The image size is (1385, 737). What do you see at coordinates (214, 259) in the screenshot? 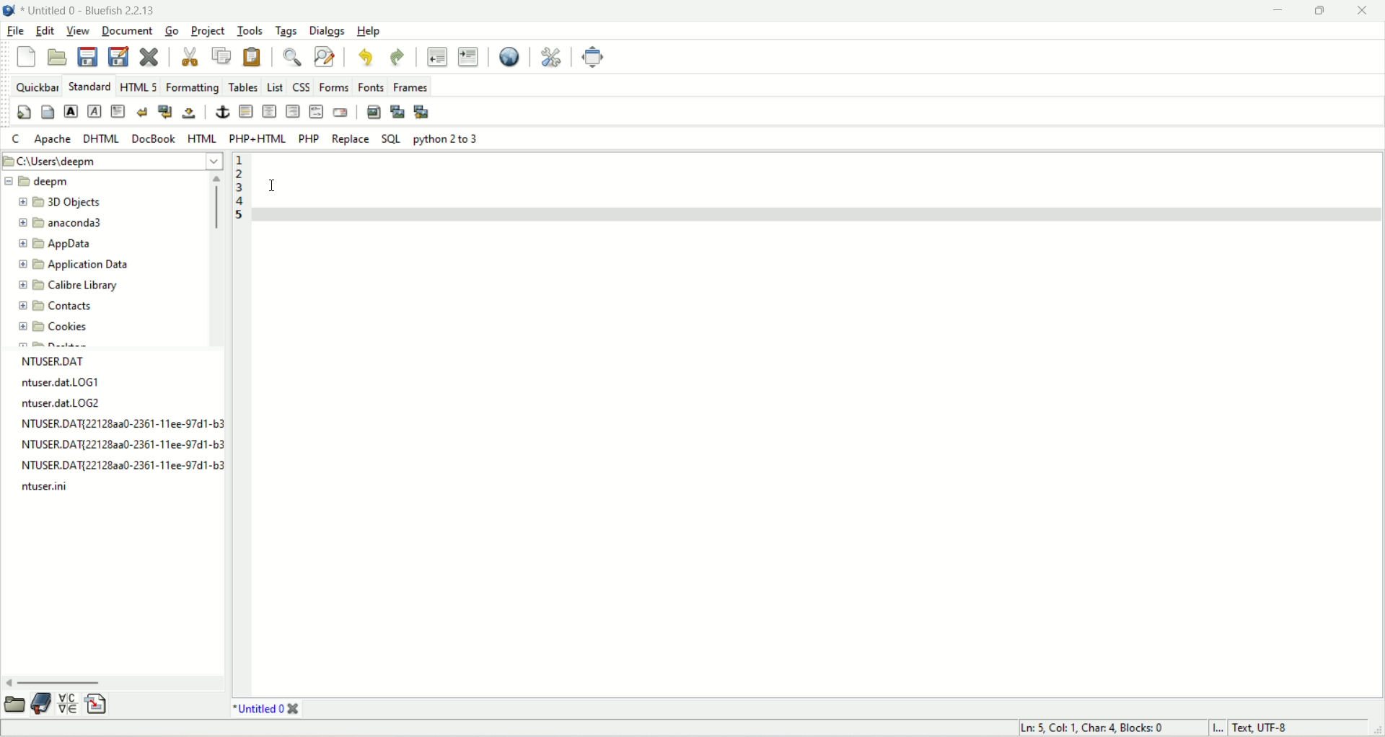
I see `vertical scroll bar` at bounding box center [214, 259].